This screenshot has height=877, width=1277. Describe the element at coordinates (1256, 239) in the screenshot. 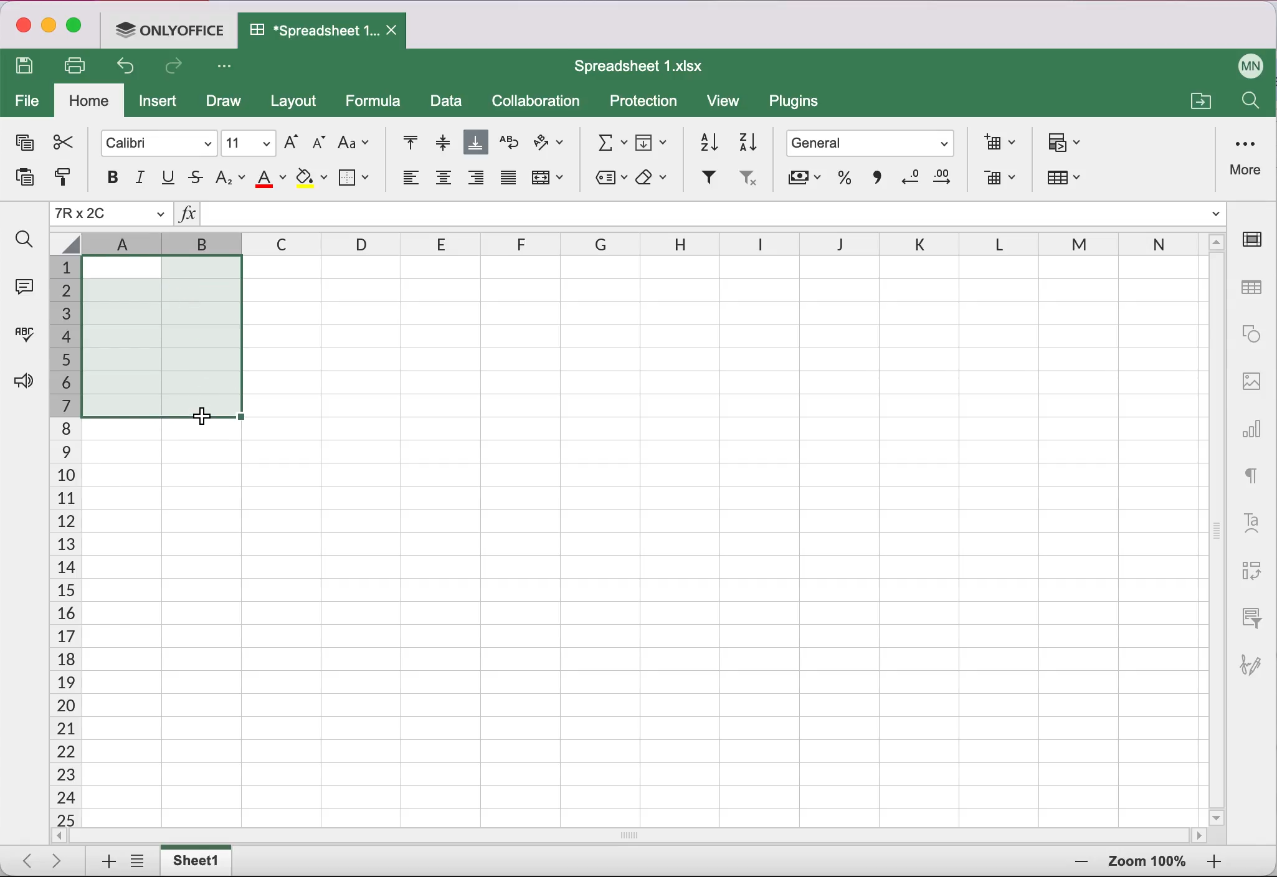

I see `cell settings` at that location.